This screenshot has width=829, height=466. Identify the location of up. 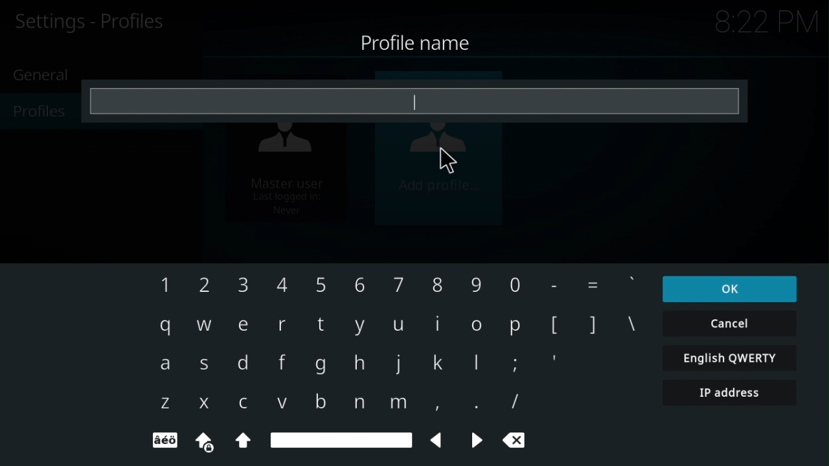
(243, 440).